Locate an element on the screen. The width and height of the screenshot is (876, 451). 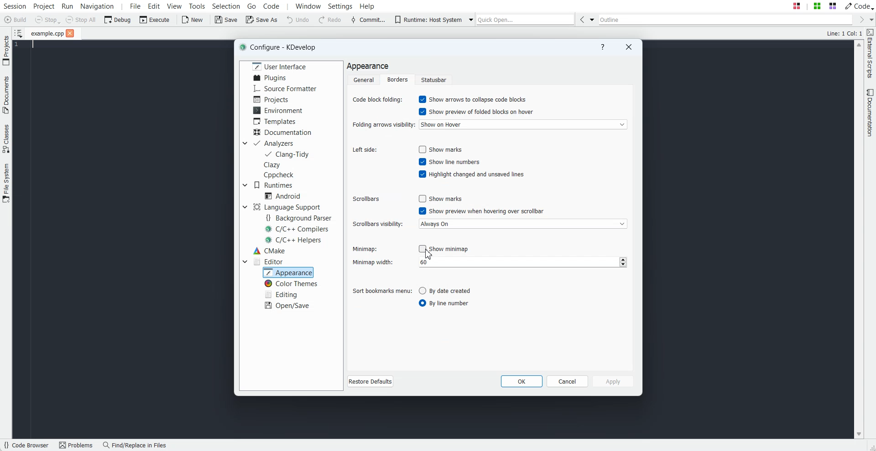
Show on hover is located at coordinates (522, 124).